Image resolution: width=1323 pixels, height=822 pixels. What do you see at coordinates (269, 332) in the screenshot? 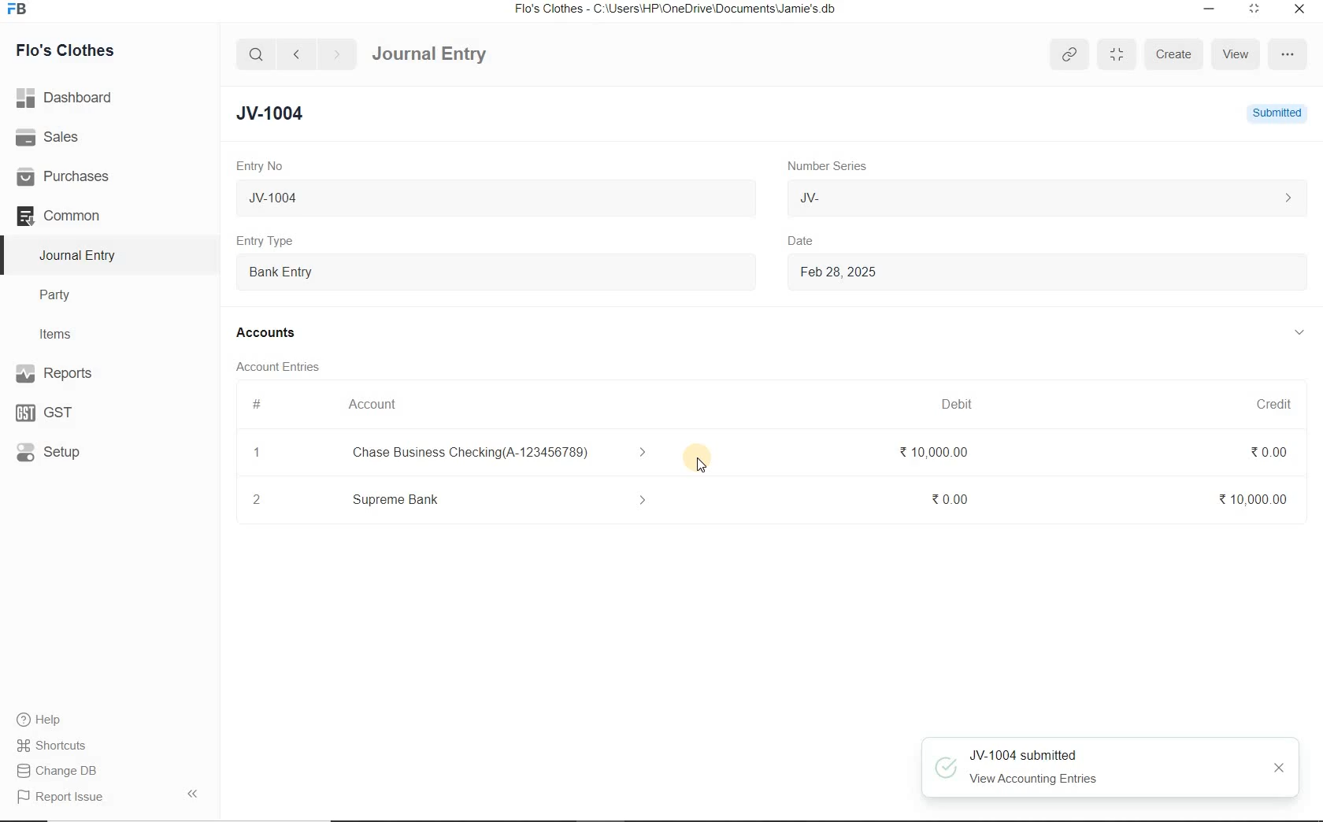
I see `Accounts` at bounding box center [269, 332].